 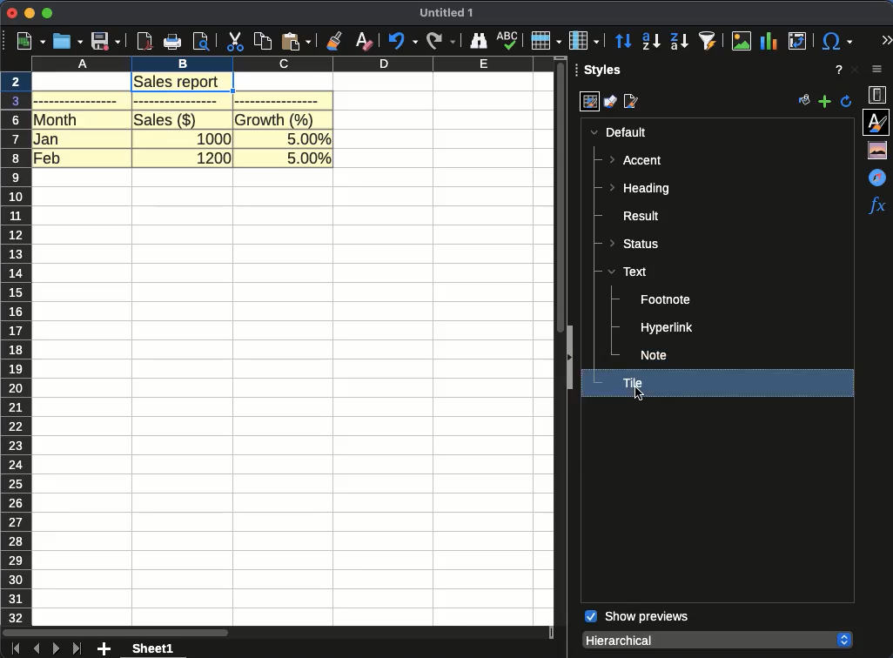 I want to click on text, so click(x=628, y=271).